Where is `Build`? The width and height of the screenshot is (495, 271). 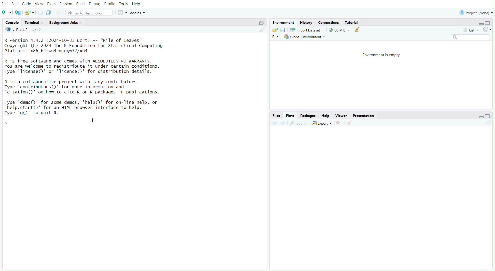
Build is located at coordinates (81, 4).